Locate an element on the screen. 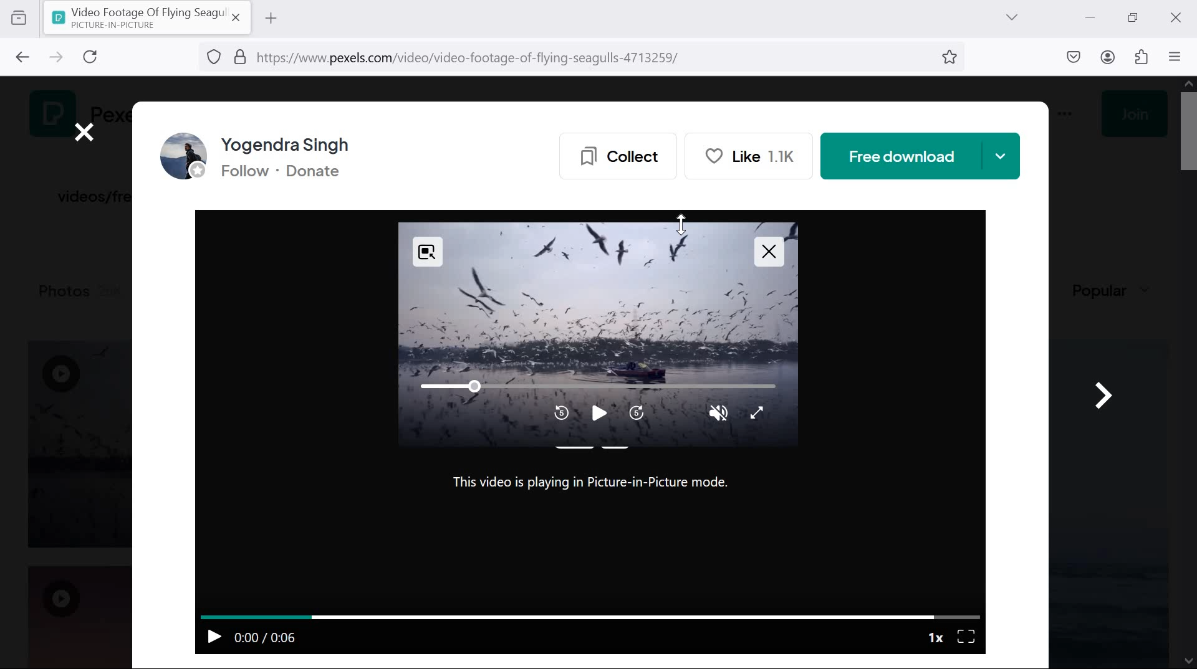 The width and height of the screenshot is (1197, 669). restore down is located at coordinates (1134, 17).